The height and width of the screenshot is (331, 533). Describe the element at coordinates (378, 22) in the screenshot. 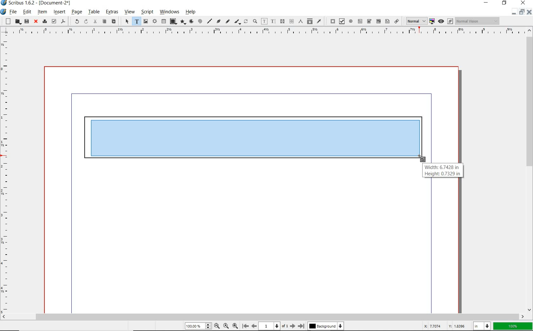

I see `pdf combo box` at that location.